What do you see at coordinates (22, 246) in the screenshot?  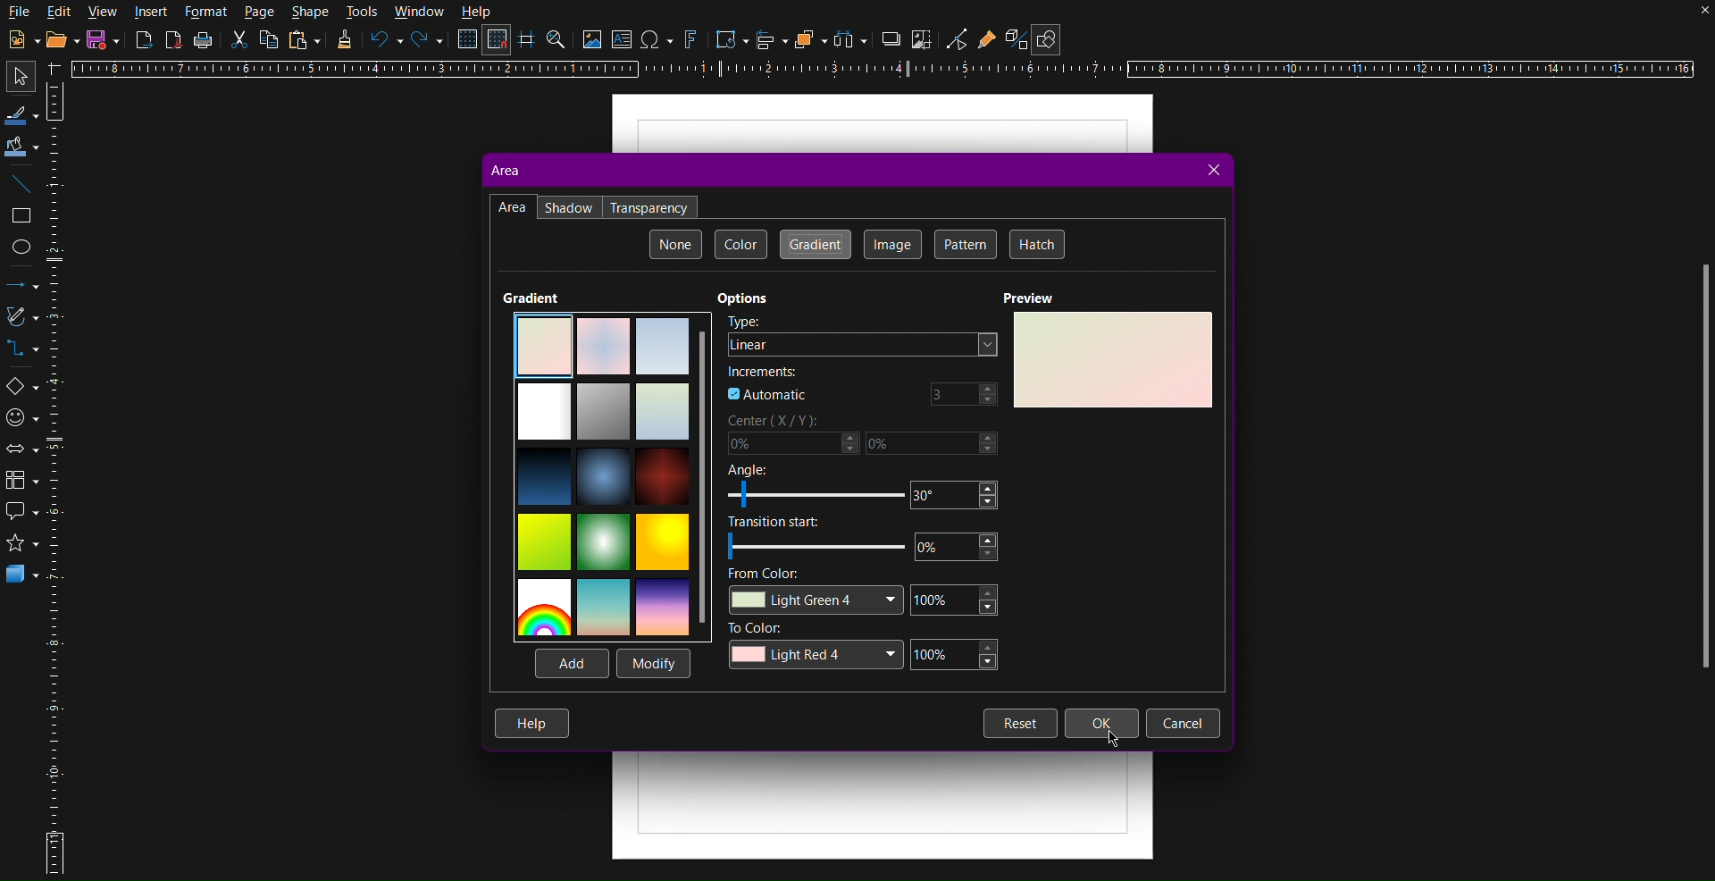 I see `Circle` at bounding box center [22, 246].